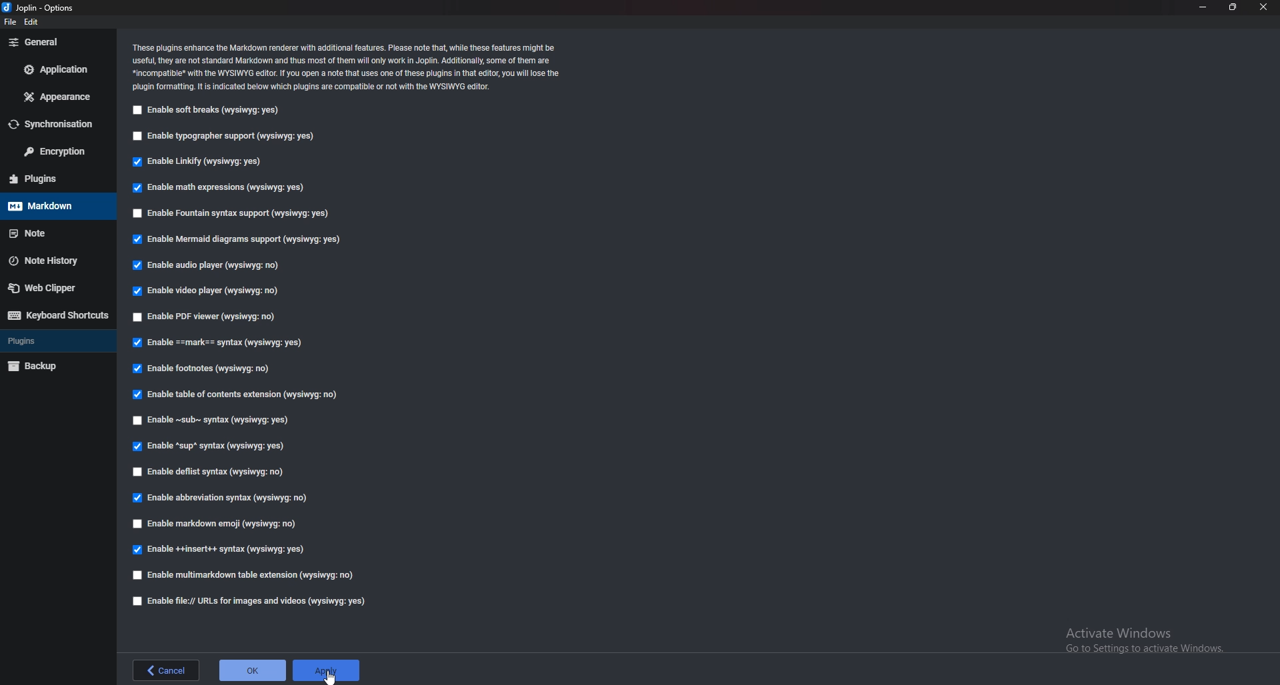  I want to click on Synchronization, so click(56, 125).